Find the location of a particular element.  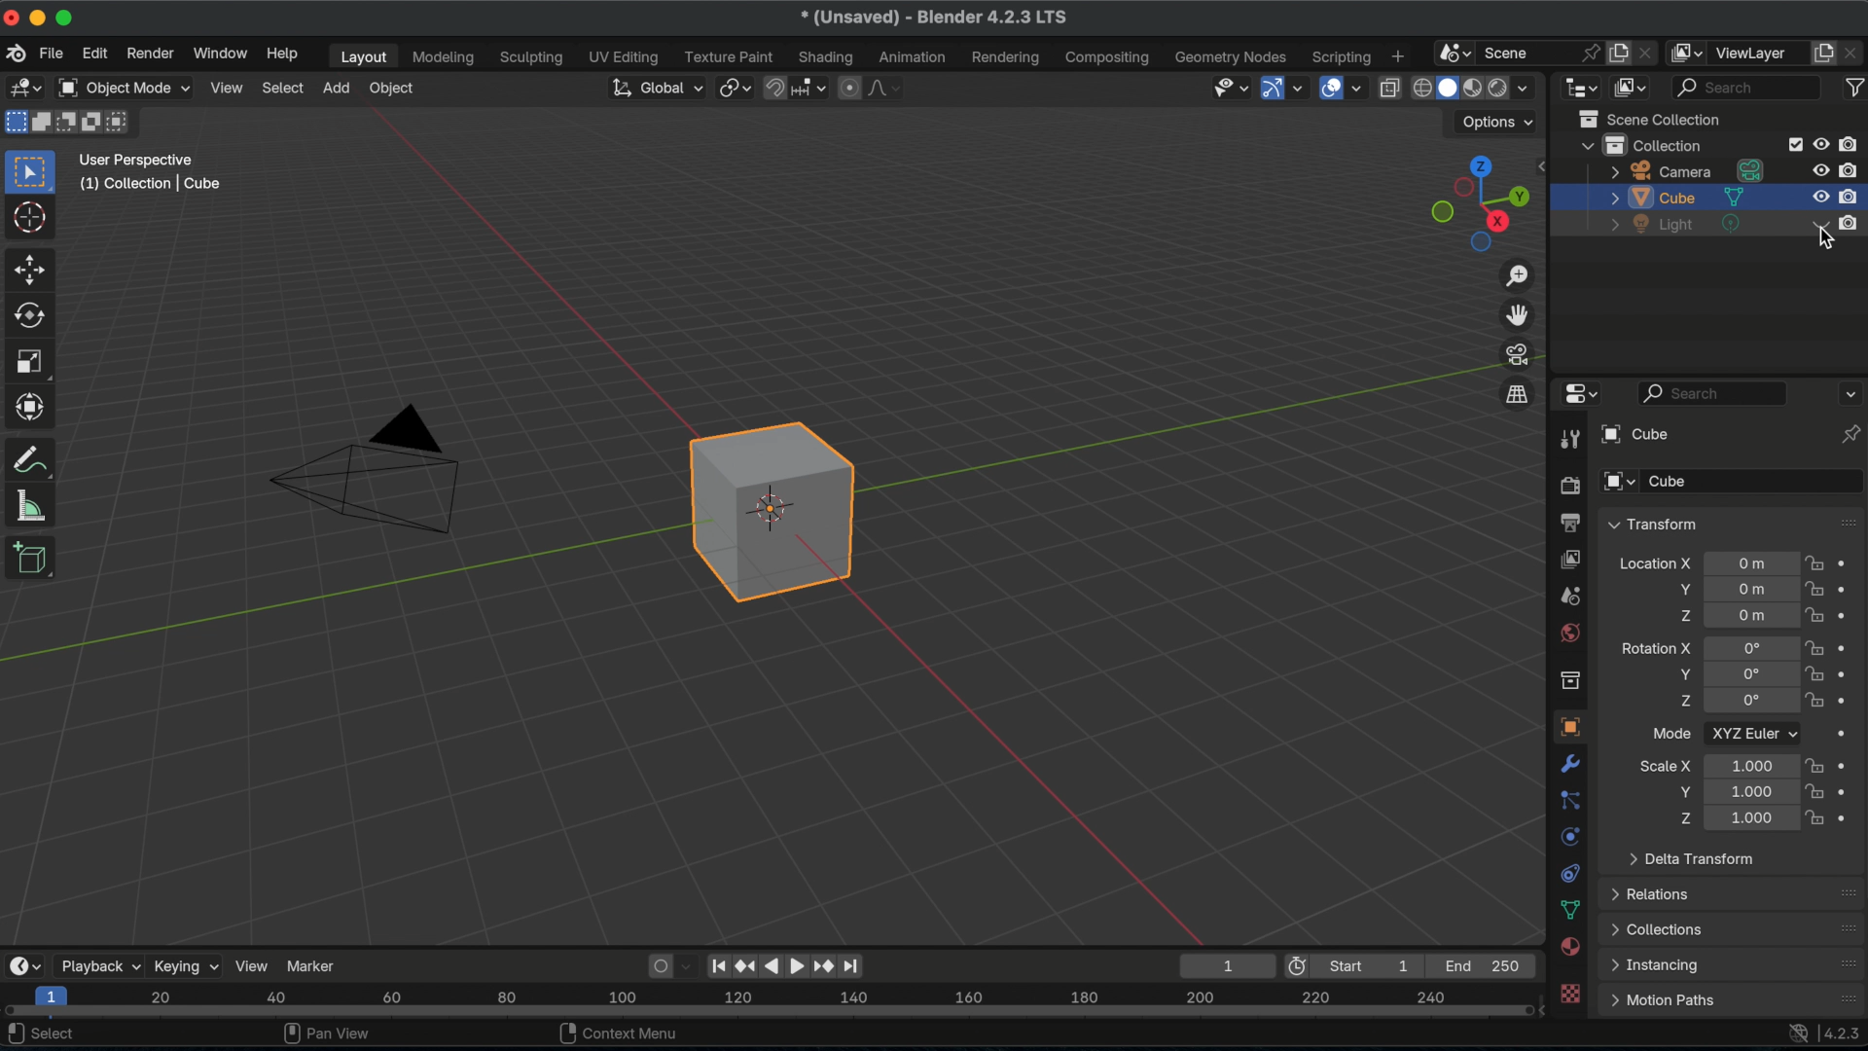

mode subtract existing selection is located at coordinates (67, 125).